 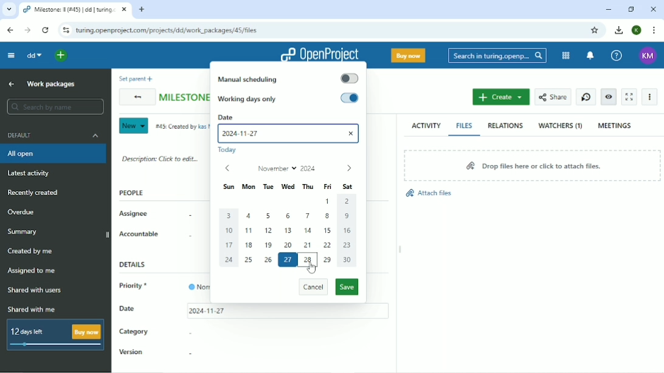 I want to click on dates in November 2024, so click(x=288, y=232).